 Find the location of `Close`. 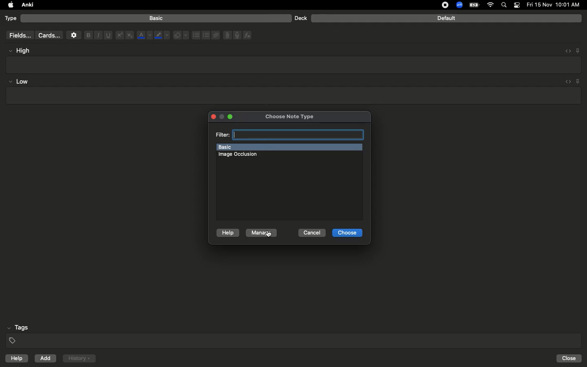

Close is located at coordinates (212, 116).